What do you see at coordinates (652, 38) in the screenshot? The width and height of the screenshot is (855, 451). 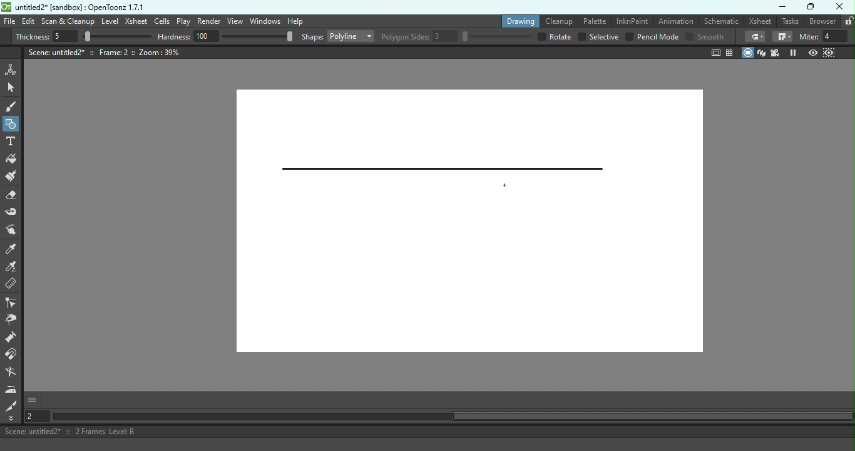 I see `Pencil Mode` at bounding box center [652, 38].